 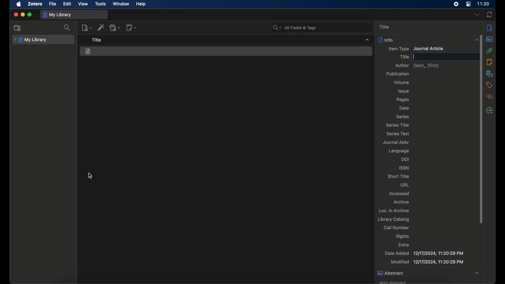 What do you see at coordinates (141, 4) in the screenshot?
I see `help` at bounding box center [141, 4].